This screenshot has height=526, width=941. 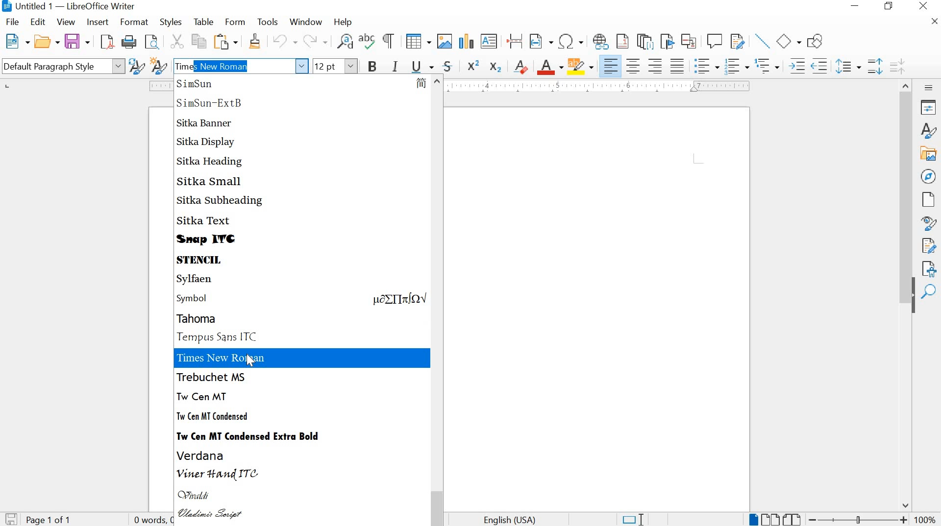 I want to click on GALLERY, so click(x=929, y=154).